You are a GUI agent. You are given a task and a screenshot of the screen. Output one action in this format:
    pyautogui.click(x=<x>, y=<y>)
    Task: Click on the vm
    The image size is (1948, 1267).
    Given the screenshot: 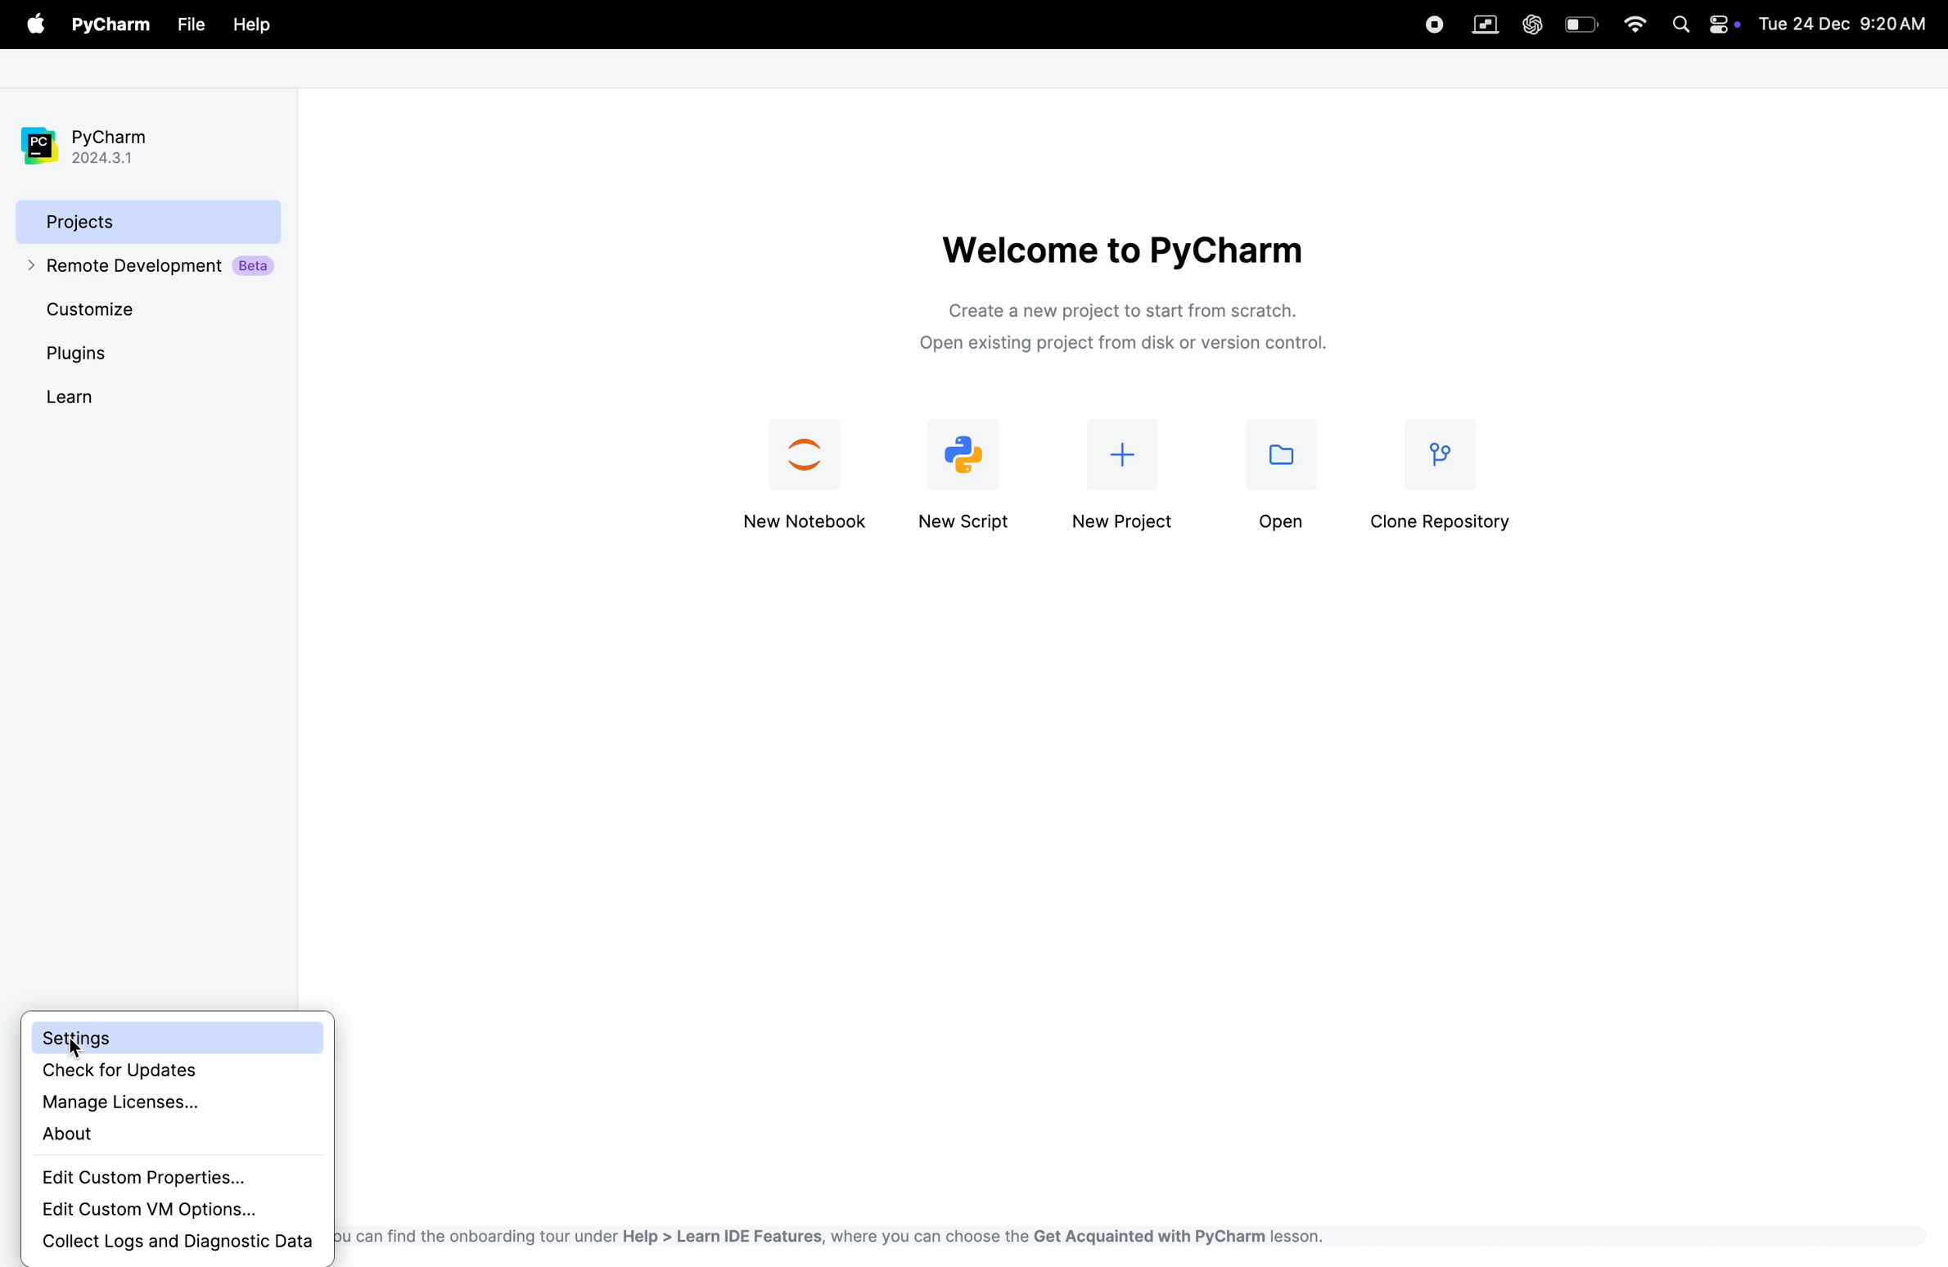 What is the action you would take?
    pyautogui.click(x=1485, y=25)
    